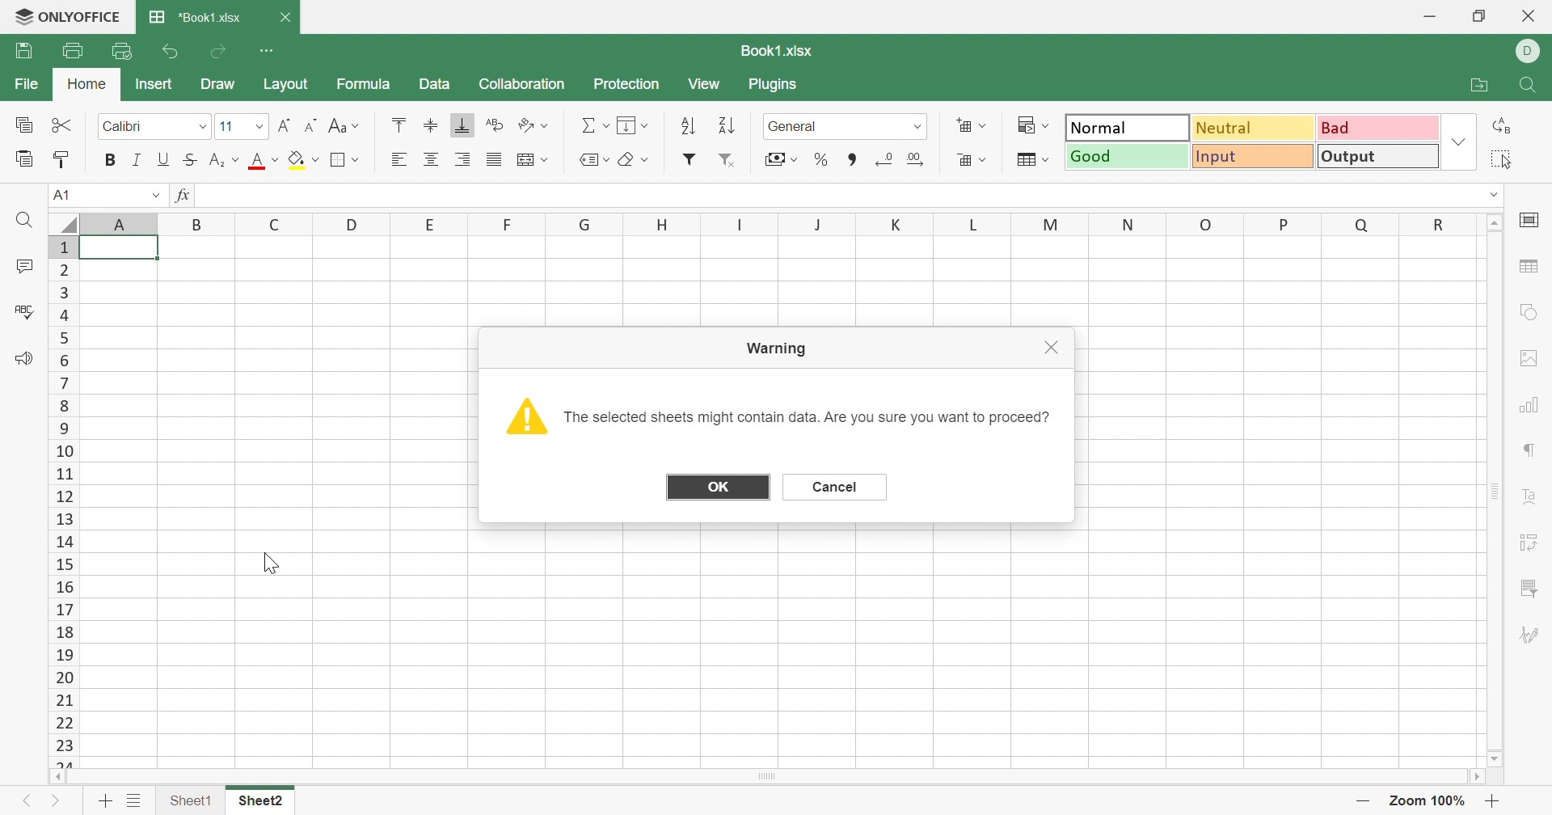 The height and width of the screenshot is (815, 1552). Describe the element at coordinates (296, 159) in the screenshot. I see `Fill color` at that location.